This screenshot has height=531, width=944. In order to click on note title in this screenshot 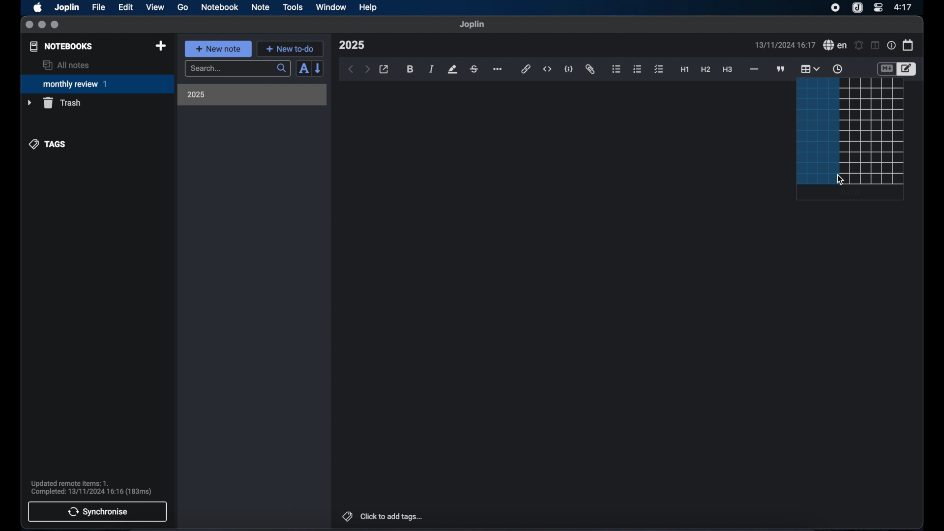, I will do `click(352, 45)`.